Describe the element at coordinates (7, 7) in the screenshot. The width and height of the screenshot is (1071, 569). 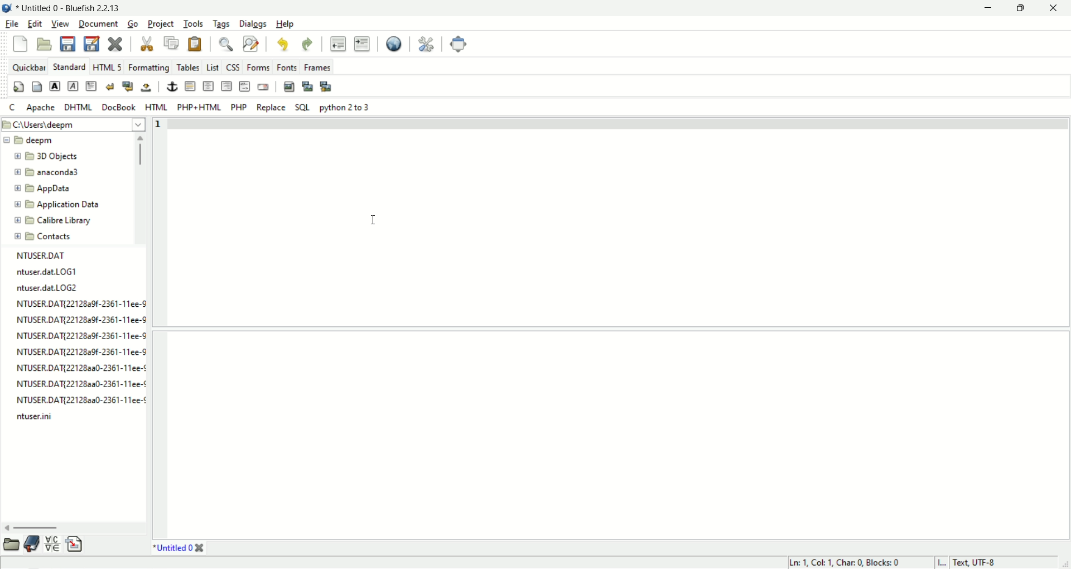
I see `application image` at that location.